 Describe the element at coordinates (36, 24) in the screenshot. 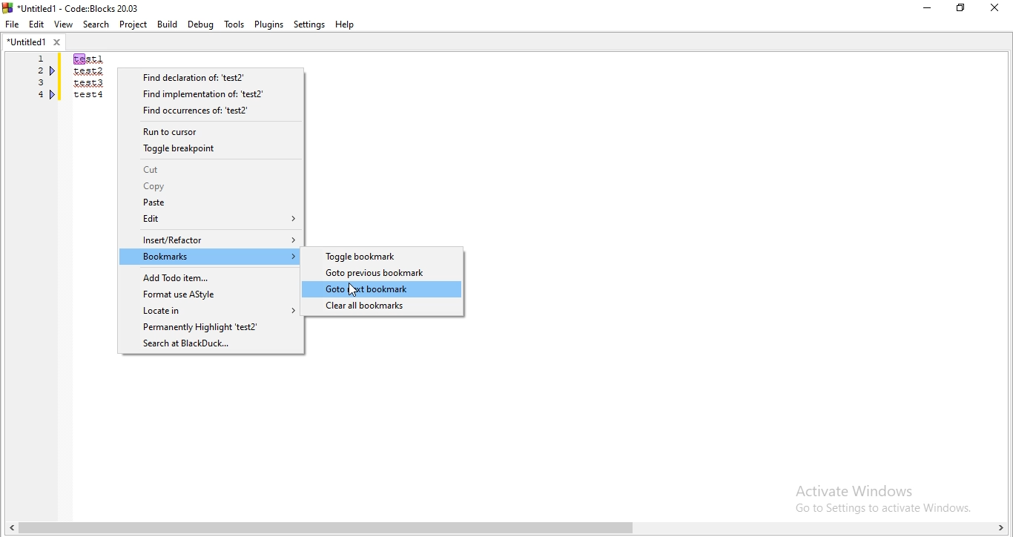

I see `Edit ` at that location.